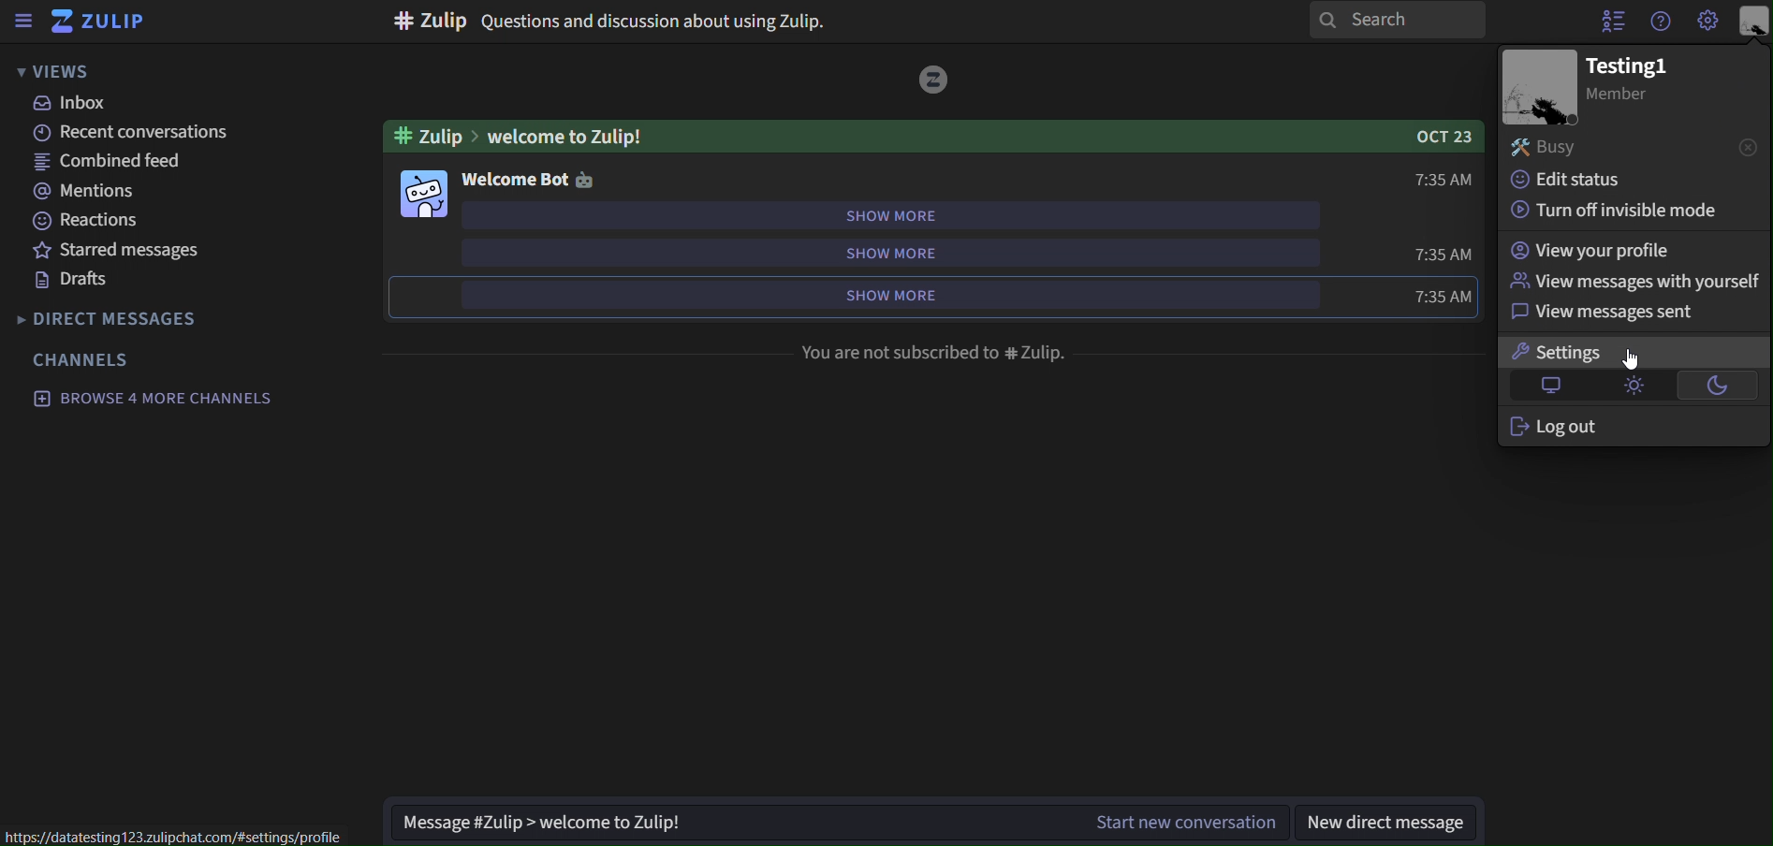 The image size is (1773, 846). What do you see at coordinates (523, 135) in the screenshot?
I see `#Zulip> welcome to Zulip!` at bounding box center [523, 135].